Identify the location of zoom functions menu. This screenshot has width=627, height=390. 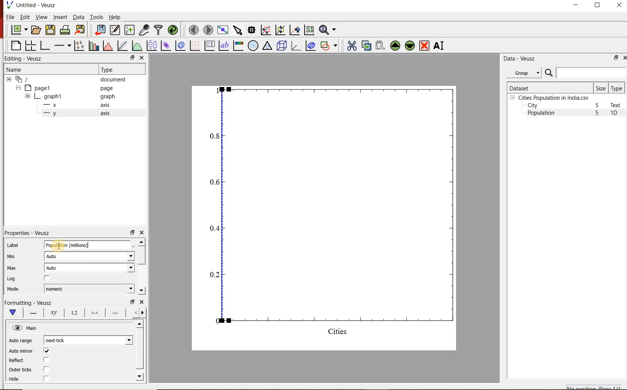
(329, 30).